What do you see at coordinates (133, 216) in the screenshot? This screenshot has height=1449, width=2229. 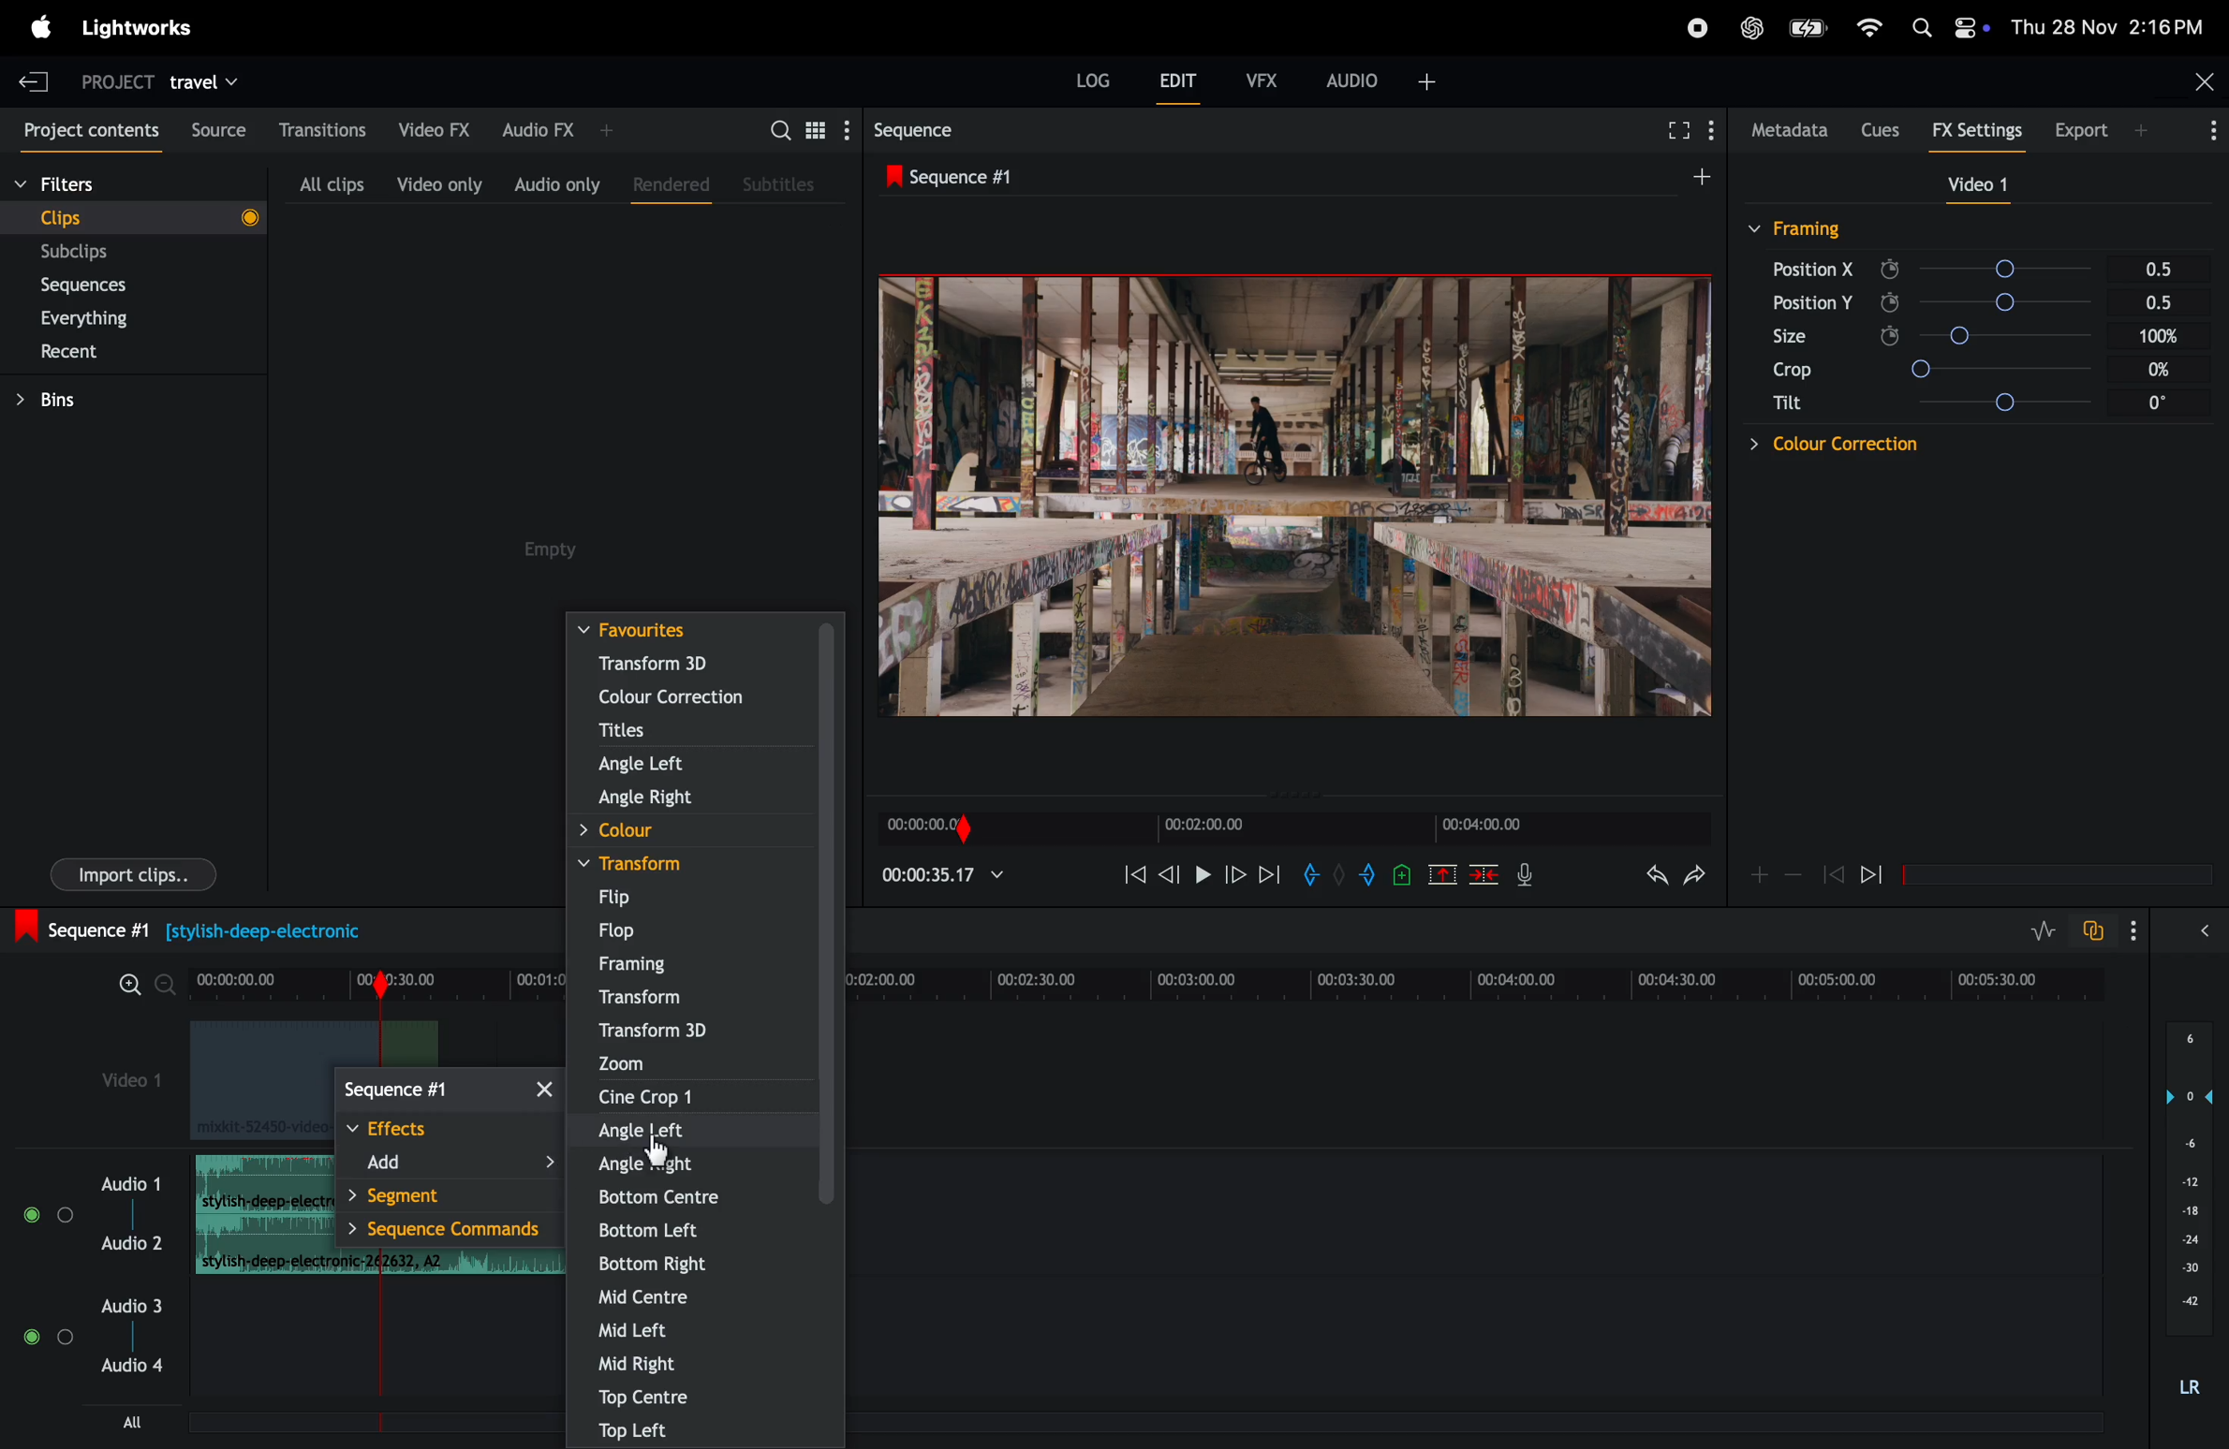 I see `clips` at bounding box center [133, 216].